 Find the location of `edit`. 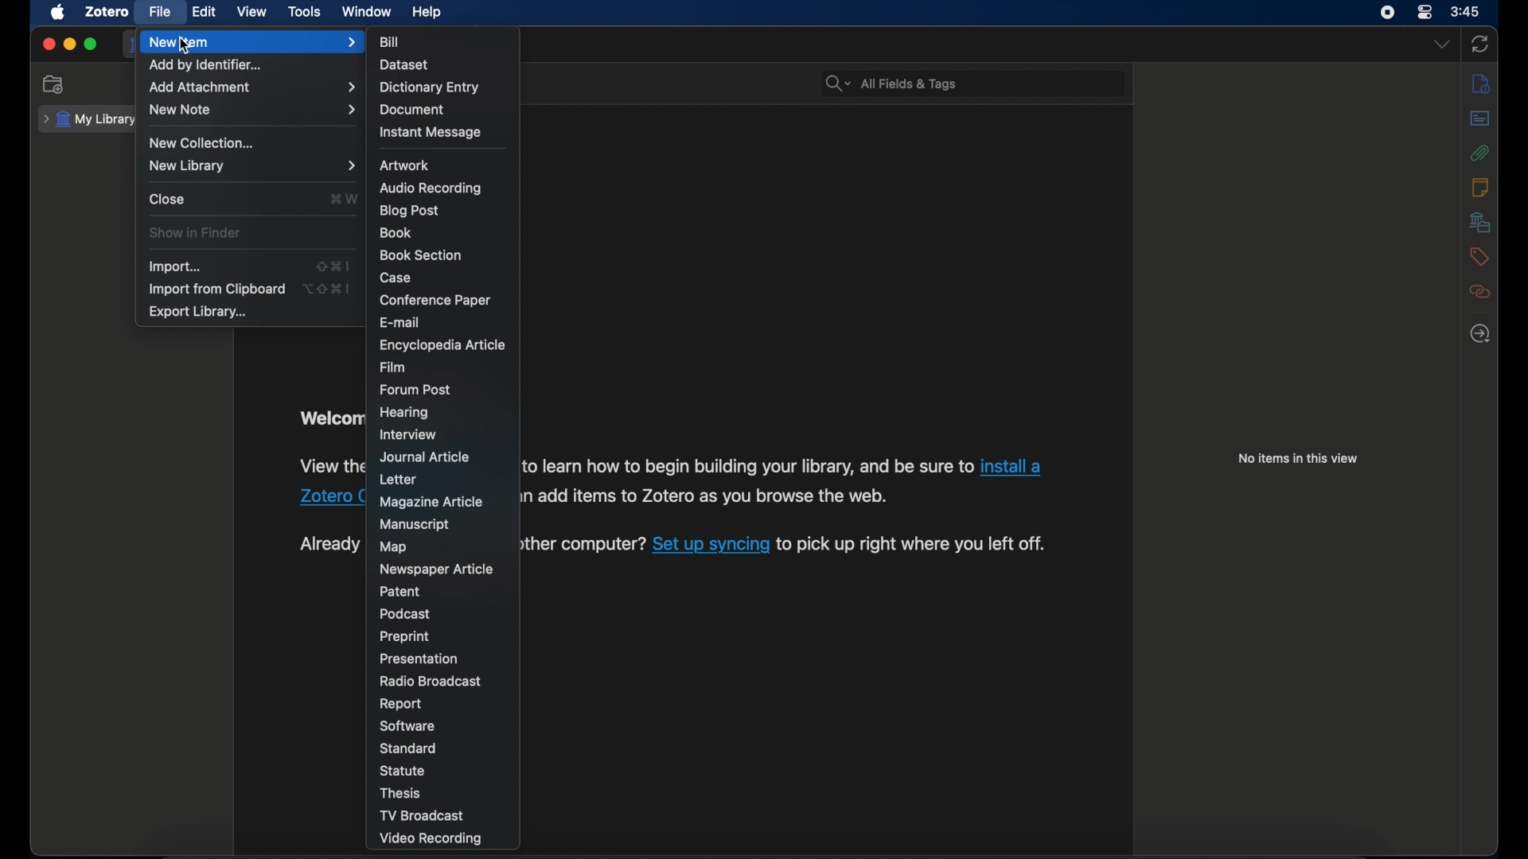

edit is located at coordinates (205, 13).